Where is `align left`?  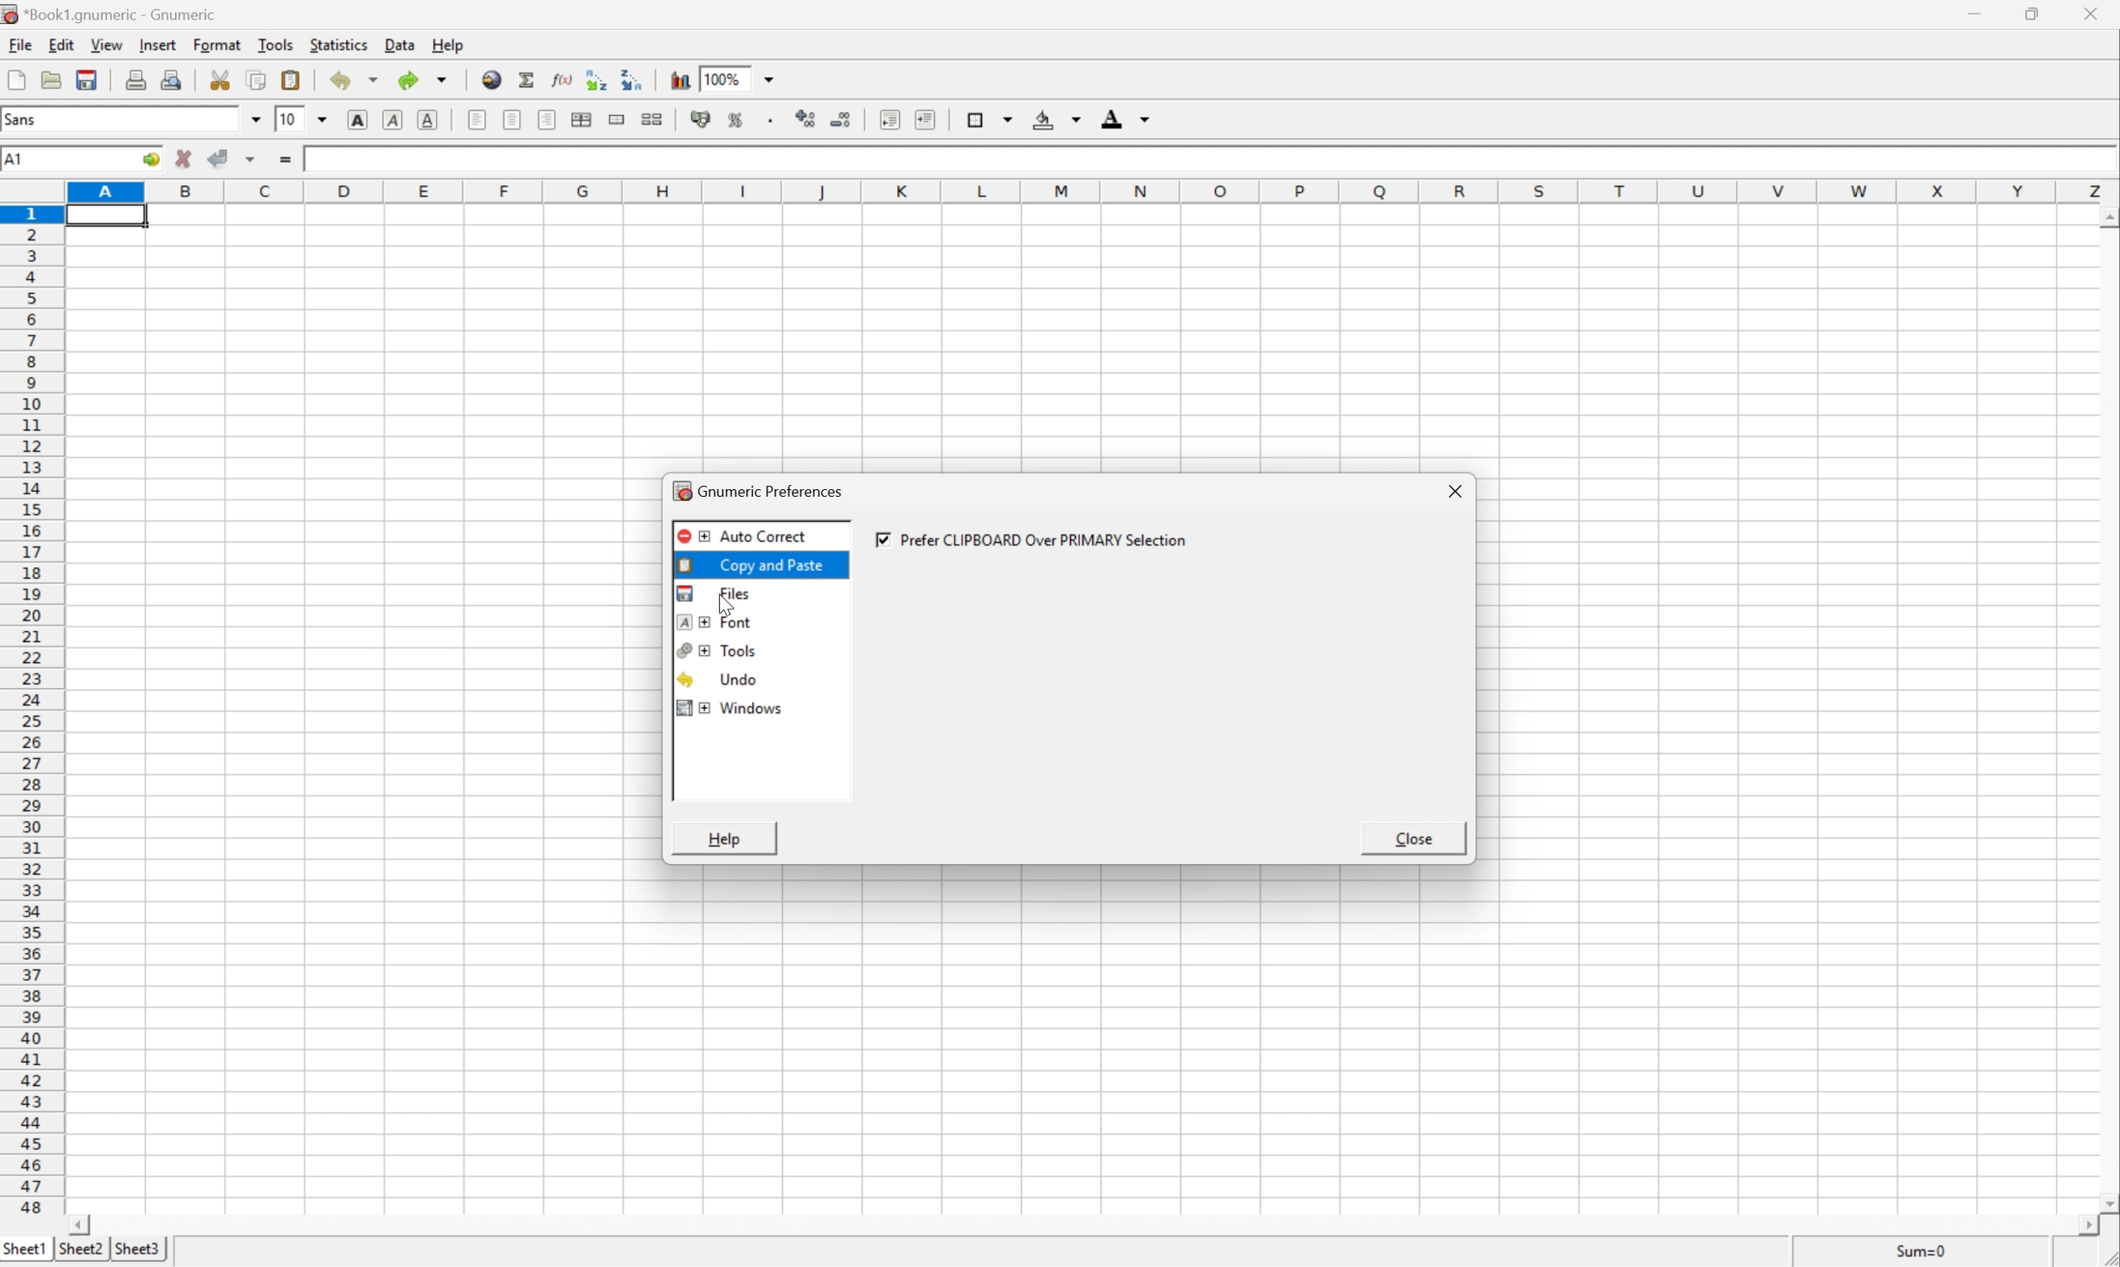 align left is located at coordinates (477, 120).